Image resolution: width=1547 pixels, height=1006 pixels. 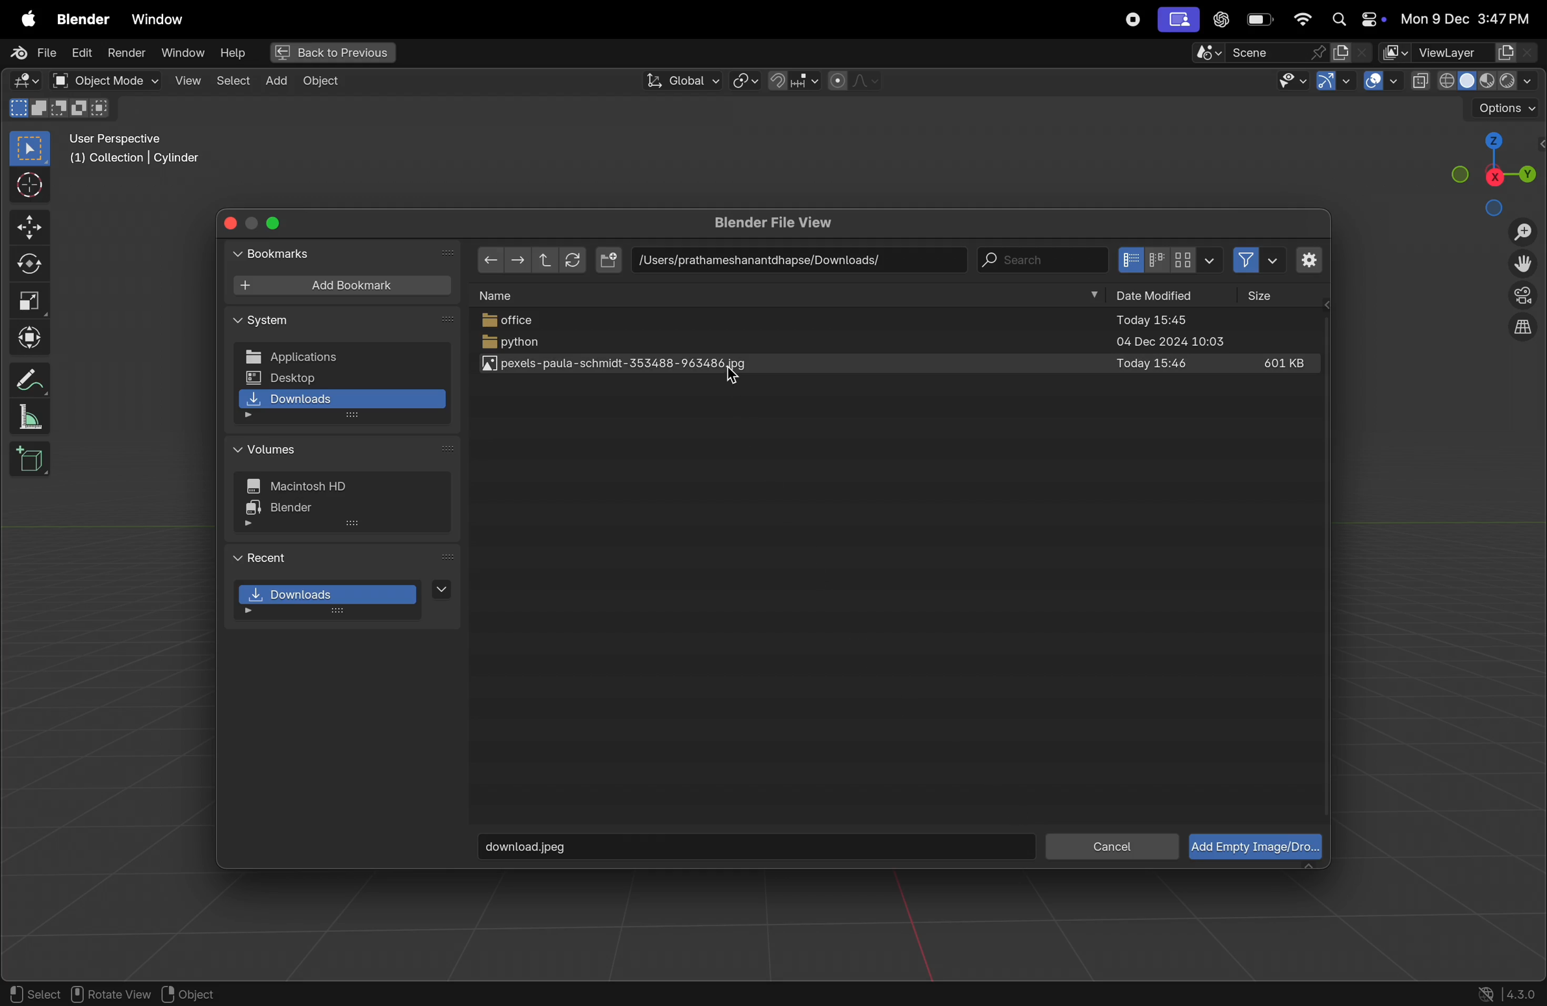 I want to click on back to previous, so click(x=330, y=50).